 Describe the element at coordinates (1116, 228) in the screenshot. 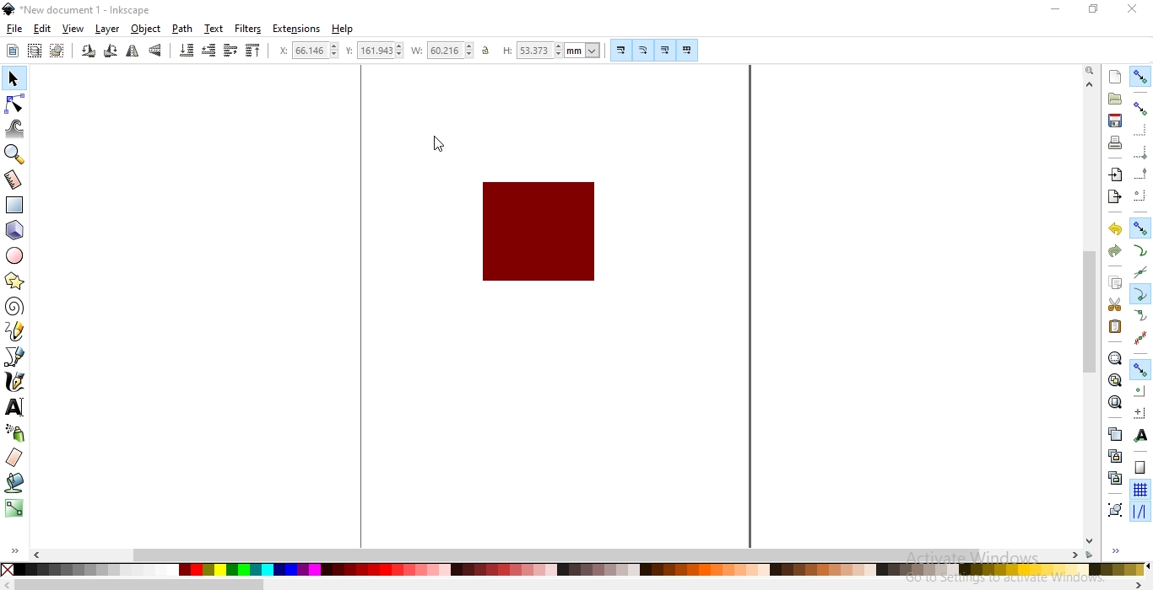

I see `undo an action` at that location.